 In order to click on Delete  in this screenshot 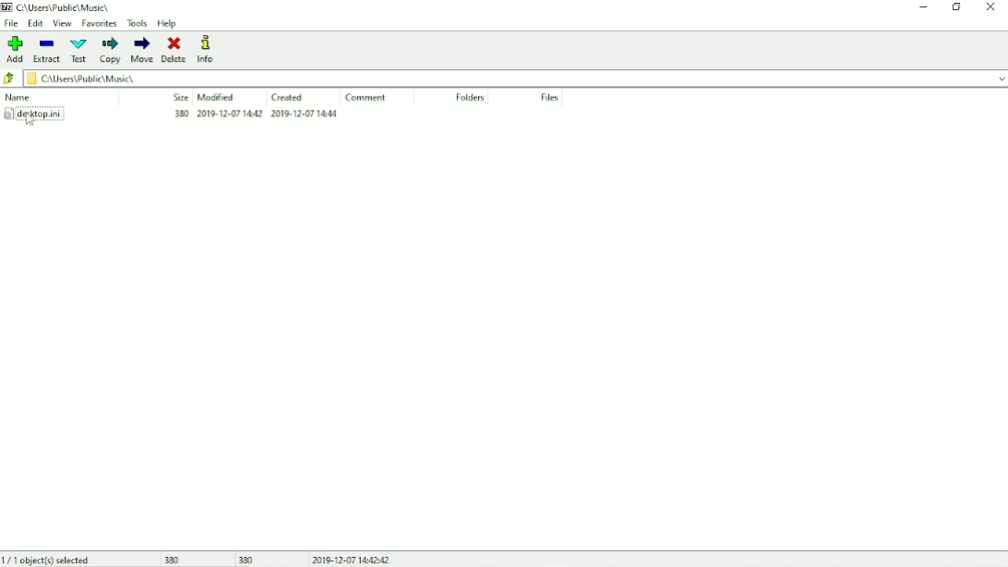, I will do `click(175, 50)`.